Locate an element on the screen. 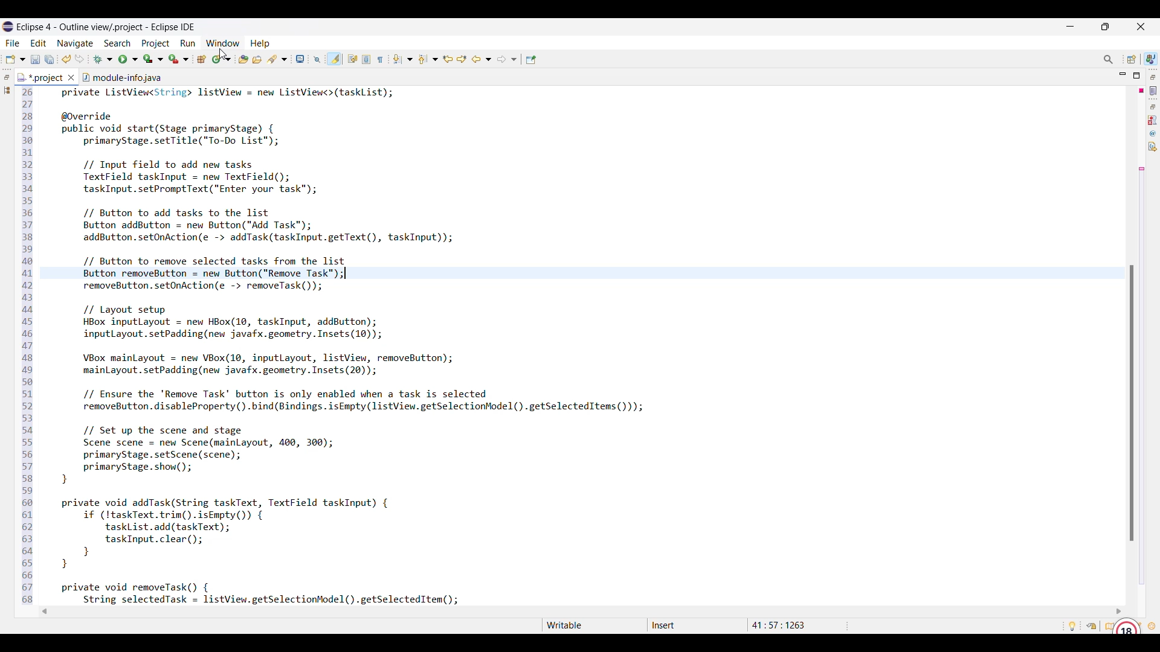 This screenshot has width=1160, height=652. Next edit location is located at coordinates (462, 59).